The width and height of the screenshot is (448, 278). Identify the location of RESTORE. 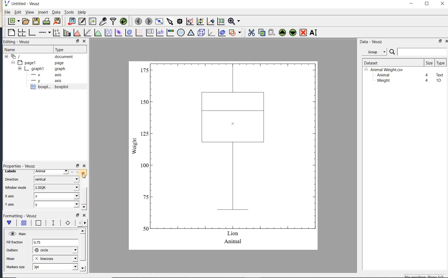
(77, 40).